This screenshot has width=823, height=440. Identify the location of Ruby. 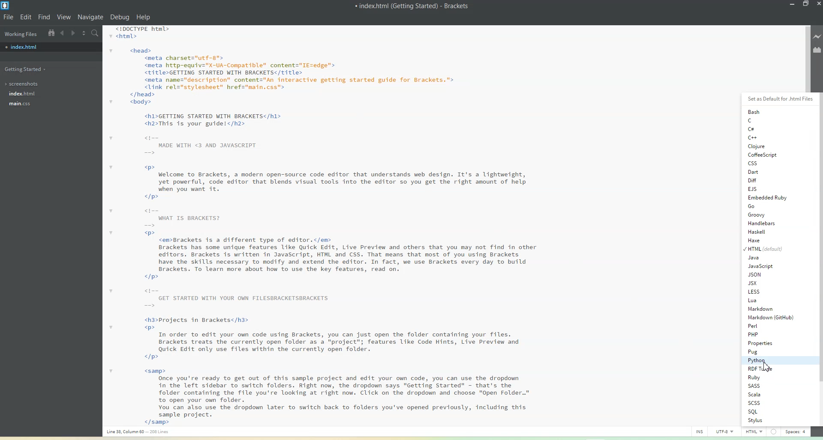
(772, 377).